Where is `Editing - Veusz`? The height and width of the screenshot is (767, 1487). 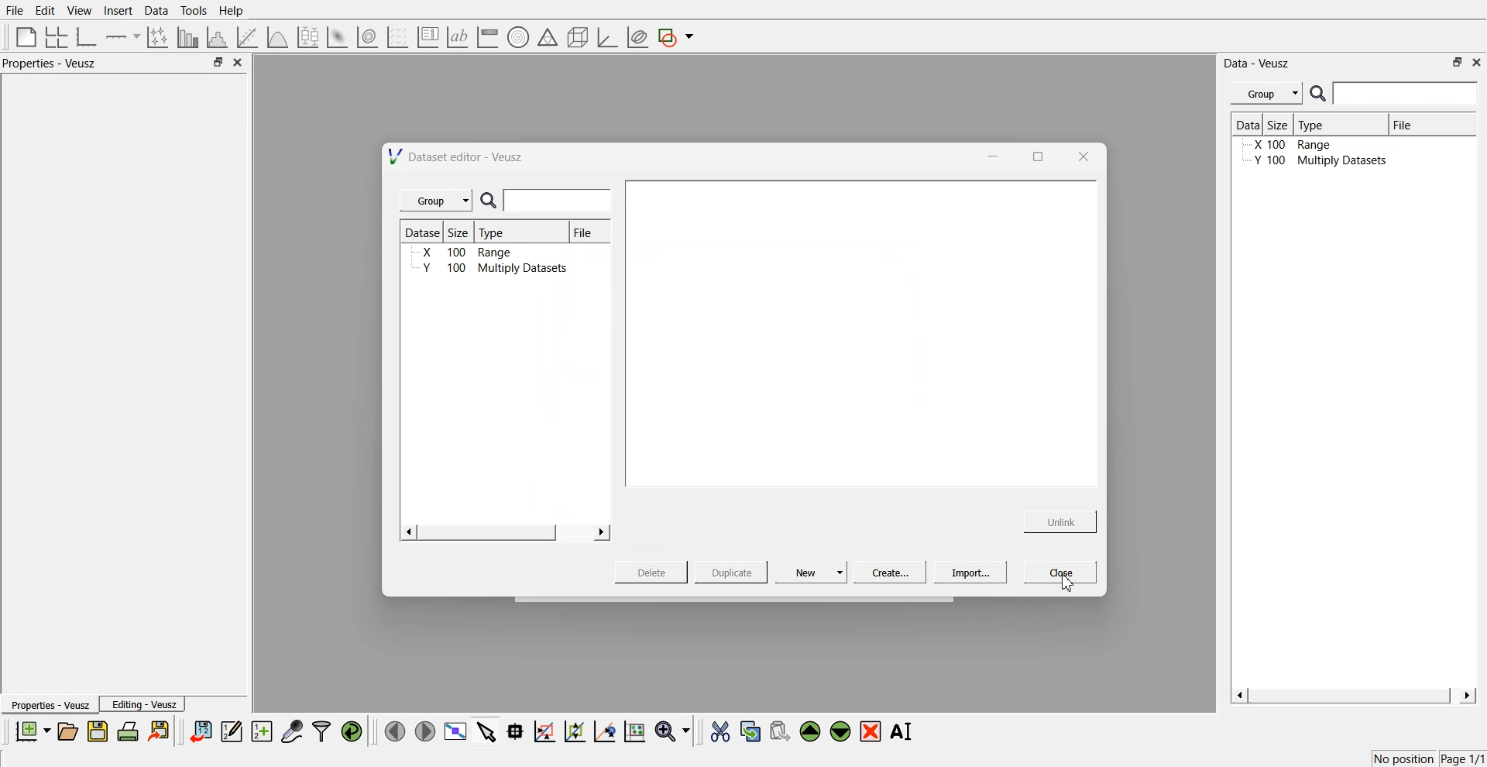 Editing - Veusz is located at coordinates (144, 704).